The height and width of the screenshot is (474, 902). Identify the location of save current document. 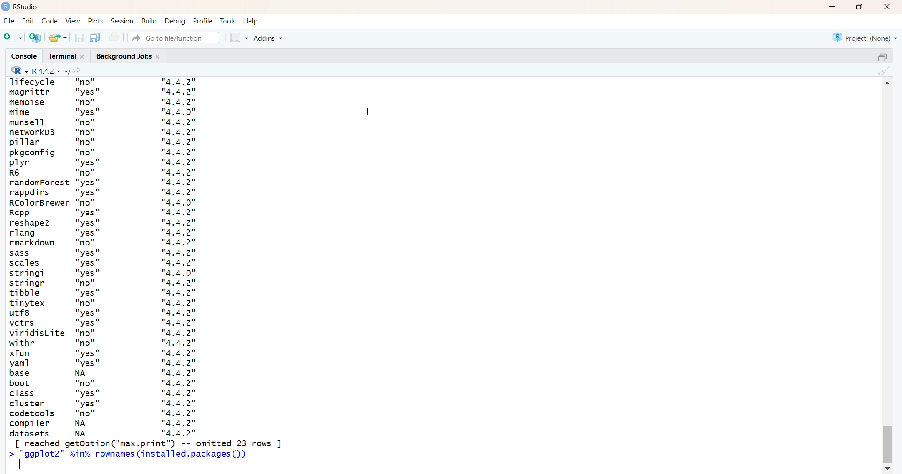
(79, 39).